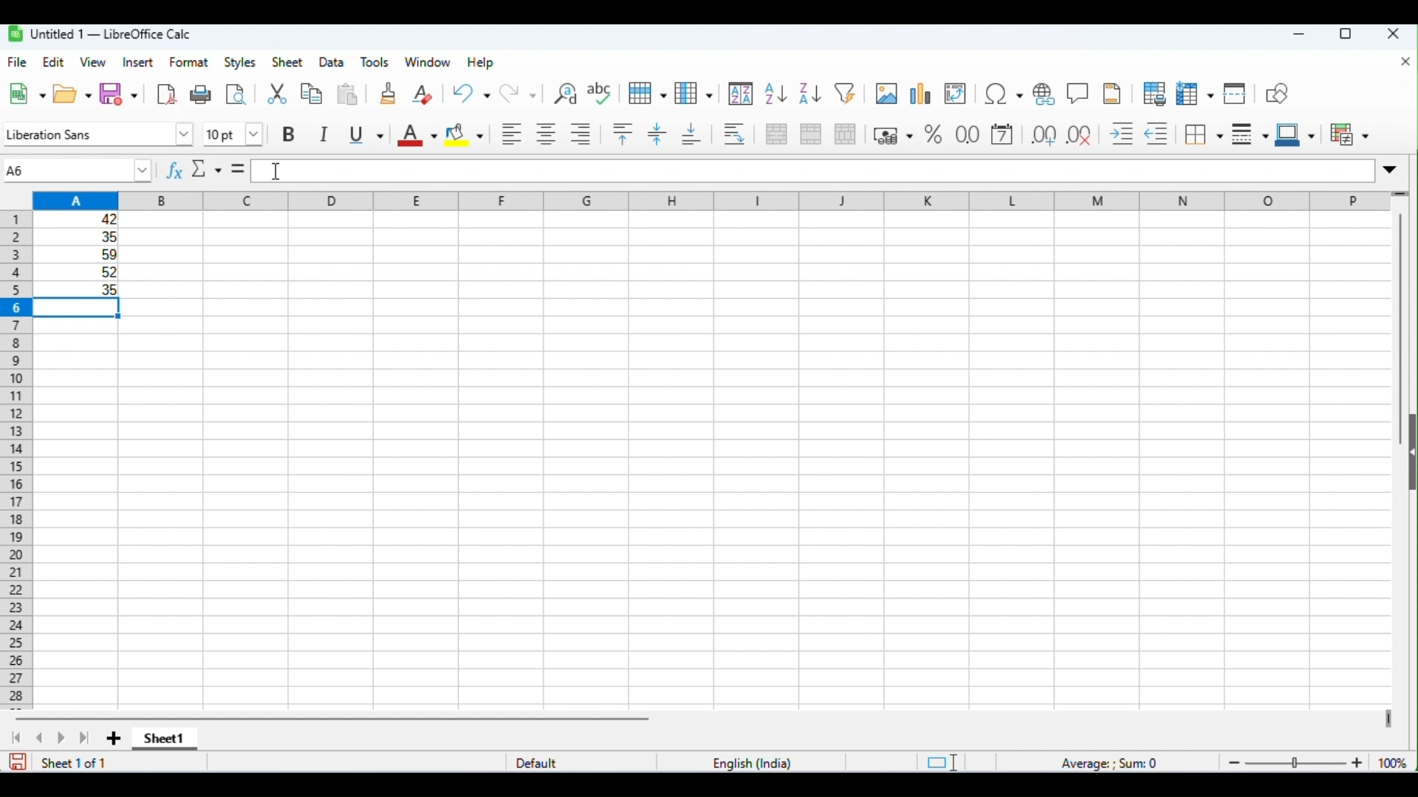 This screenshot has height=797, width=1418. What do you see at coordinates (79, 244) in the screenshot?
I see `range of cells` at bounding box center [79, 244].